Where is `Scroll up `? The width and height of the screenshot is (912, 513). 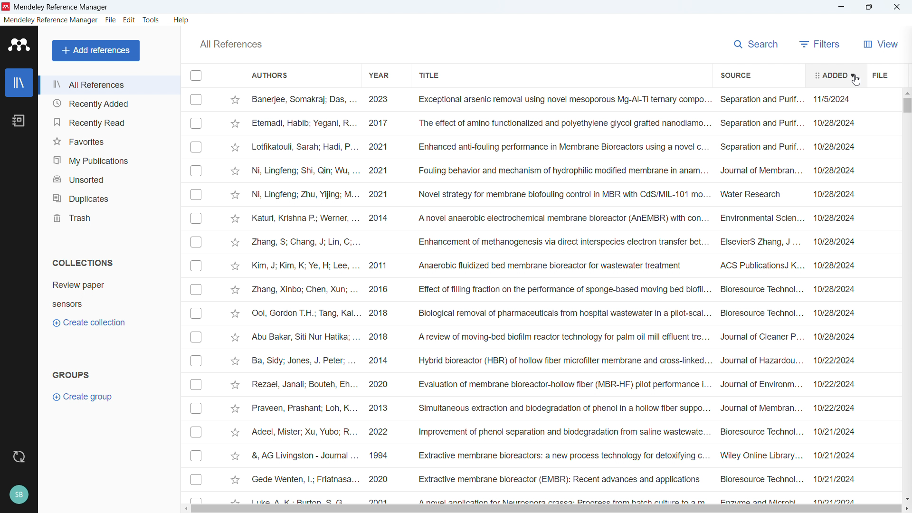
Scroll up  is located at coordinates (906, 93).